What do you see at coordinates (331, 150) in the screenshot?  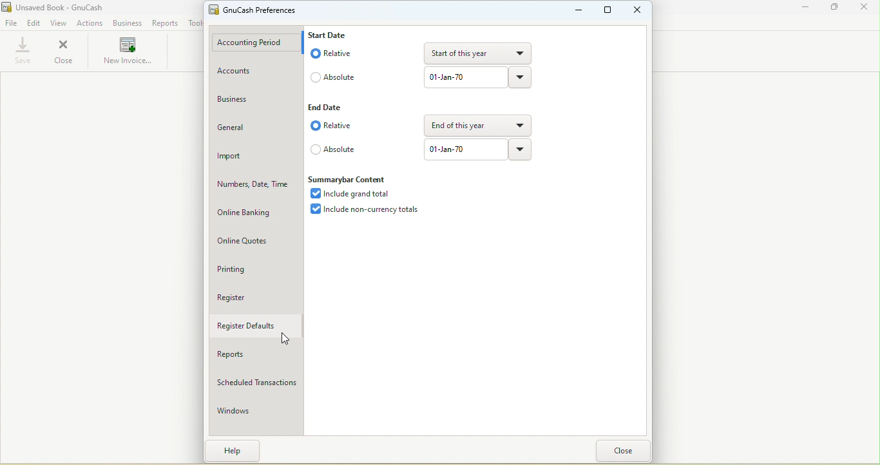 I see `Absolute` at bounding box center [331, 150].